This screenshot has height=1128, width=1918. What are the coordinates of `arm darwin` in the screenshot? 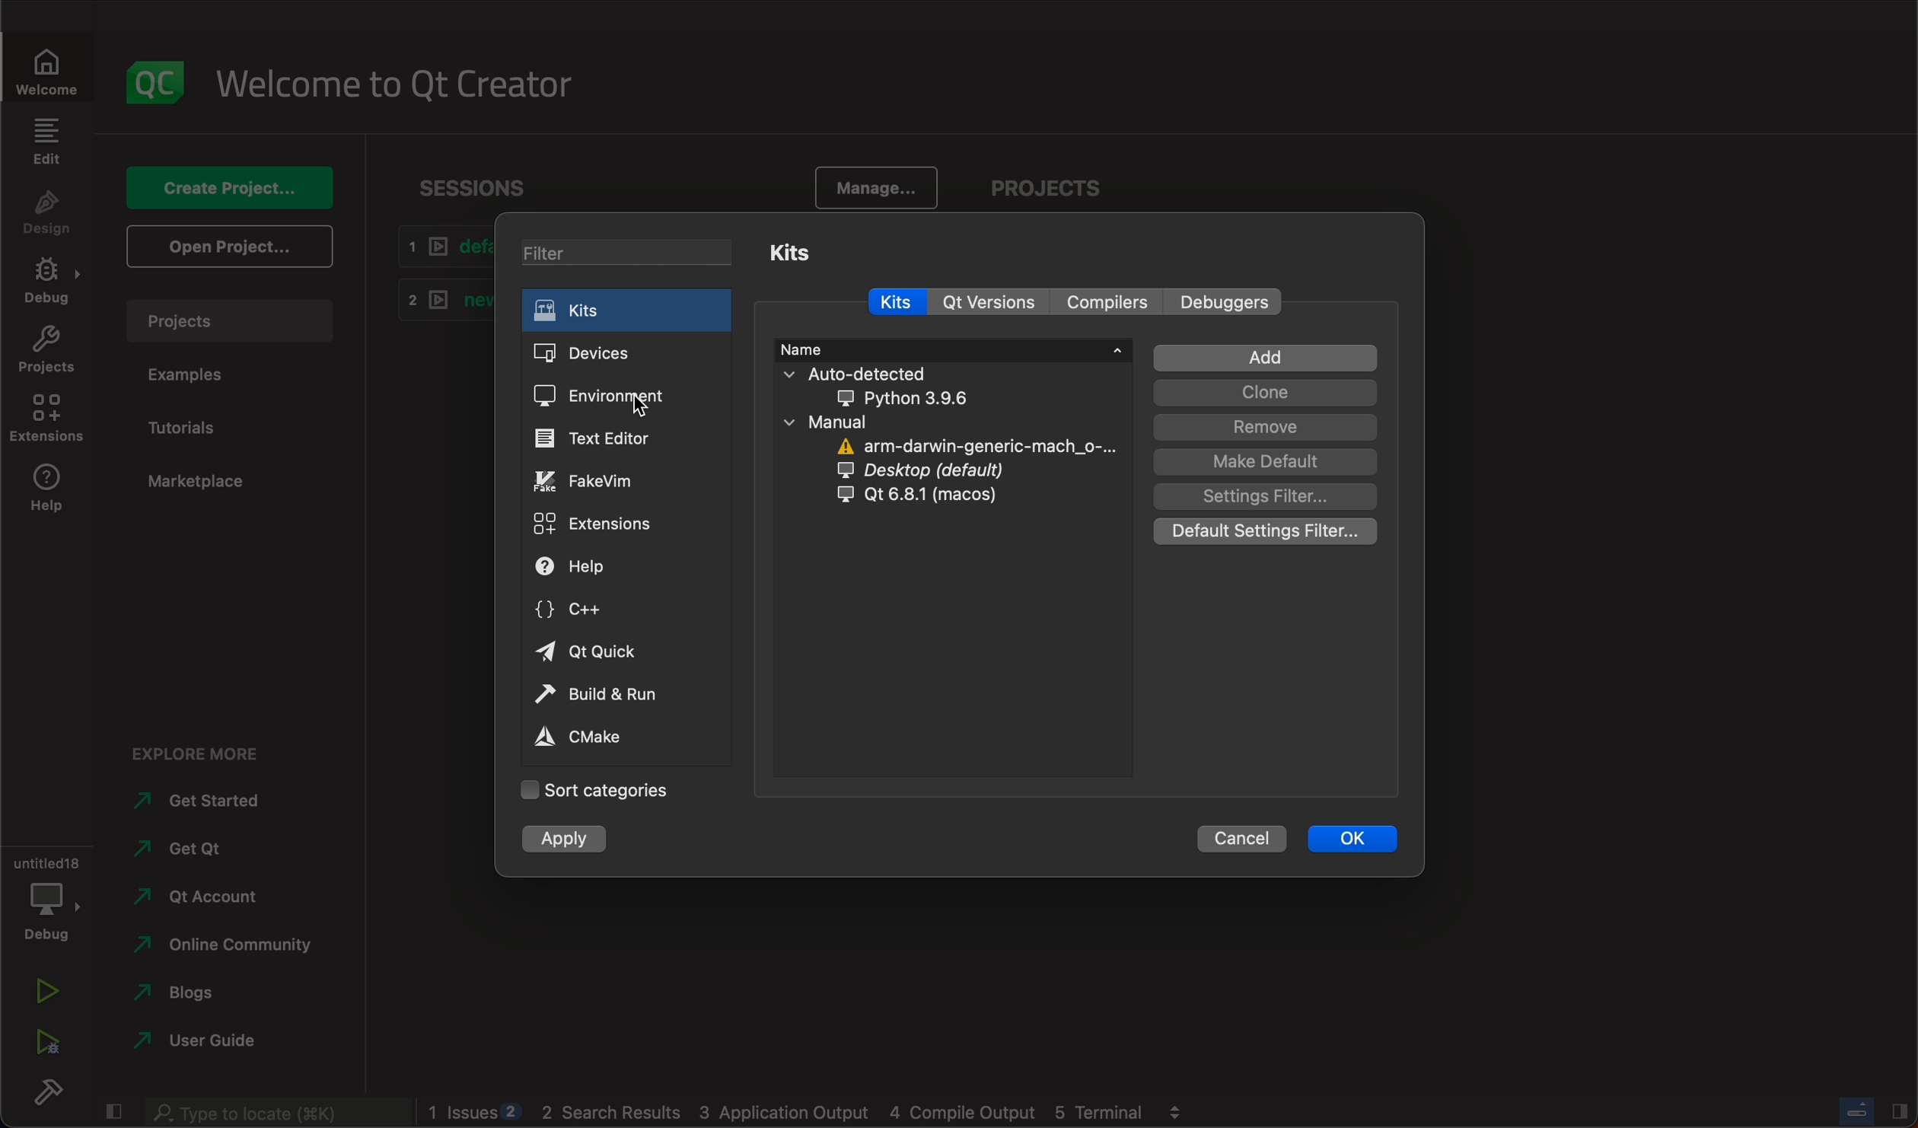 It's located at (975, 445).